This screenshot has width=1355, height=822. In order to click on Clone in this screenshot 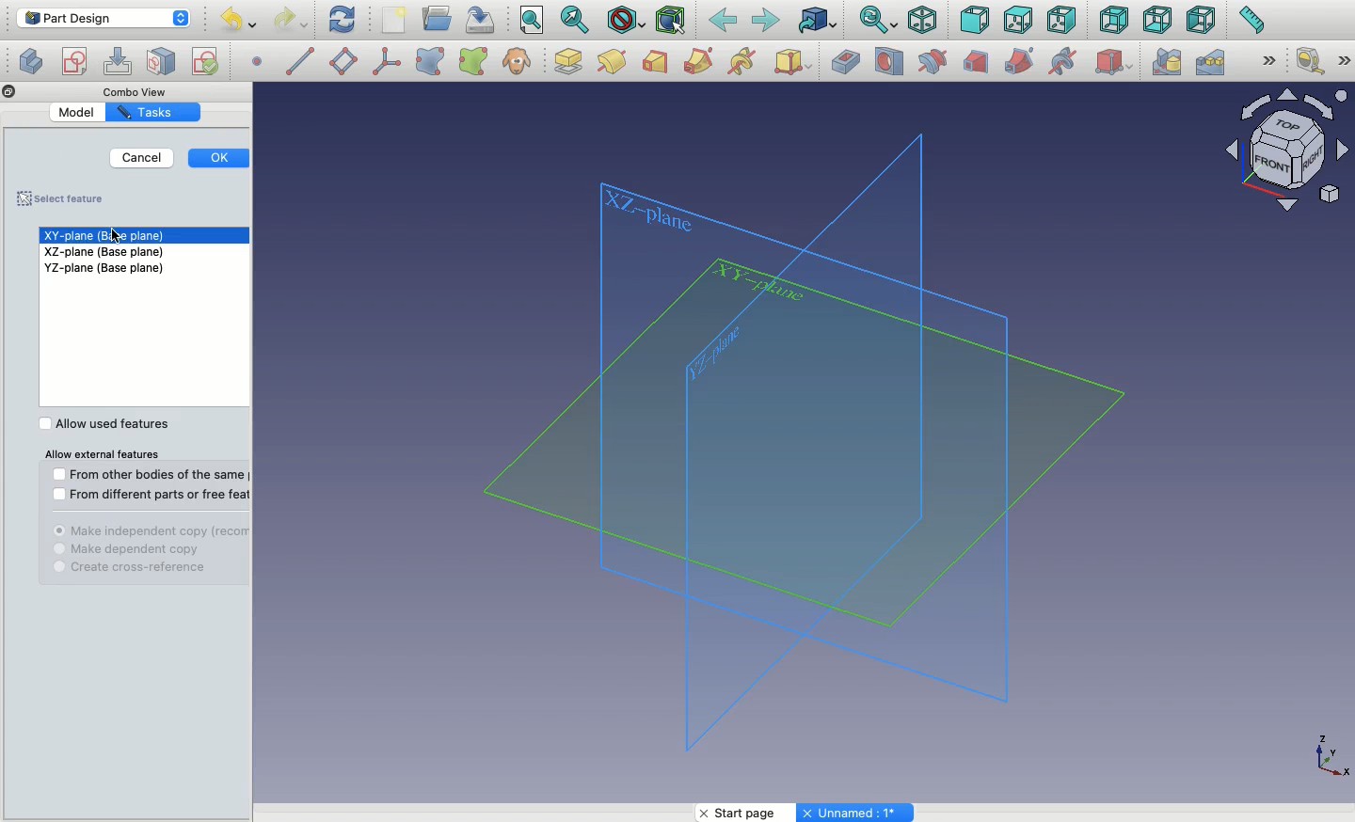, I will do `click(517, 63)`.